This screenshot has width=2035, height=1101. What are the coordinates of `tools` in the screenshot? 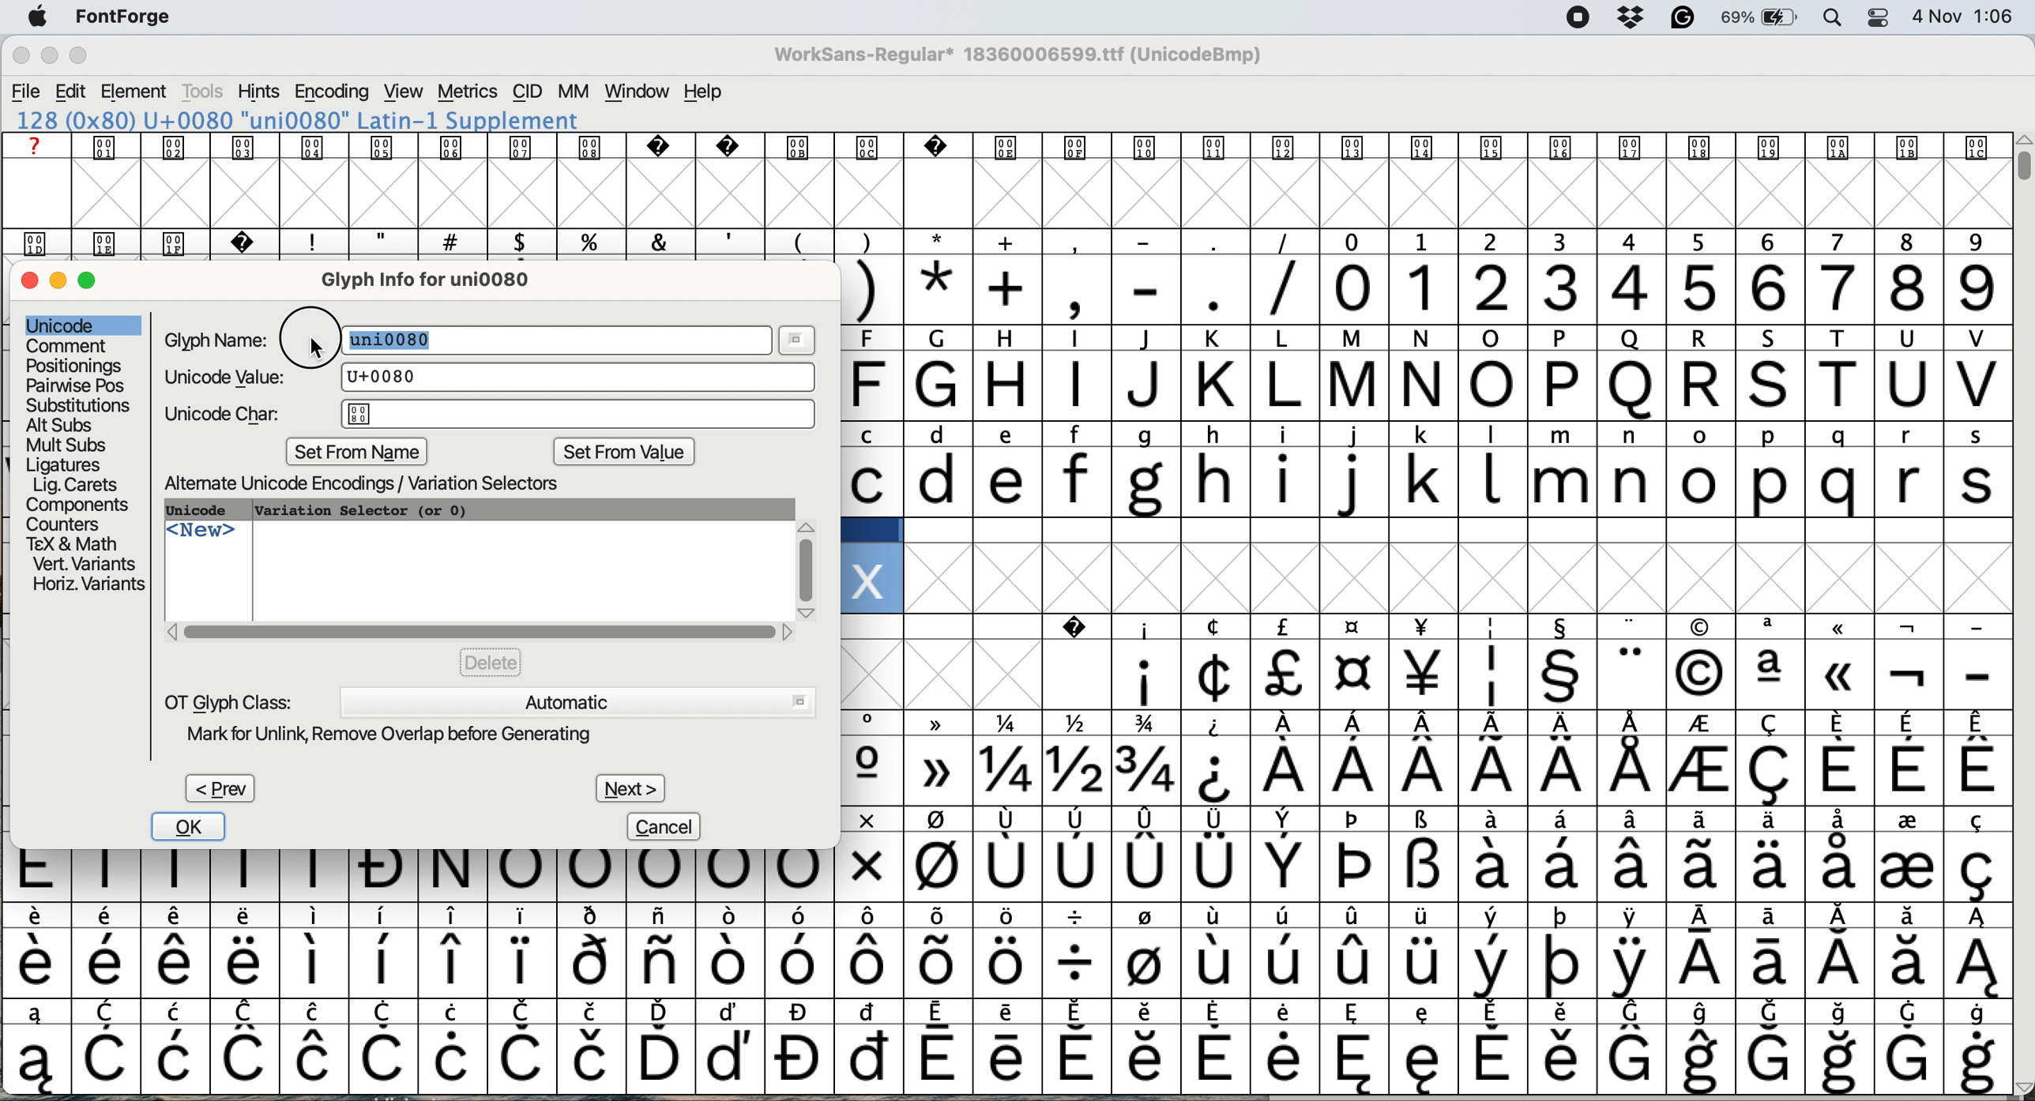 It's located at (204, 92).